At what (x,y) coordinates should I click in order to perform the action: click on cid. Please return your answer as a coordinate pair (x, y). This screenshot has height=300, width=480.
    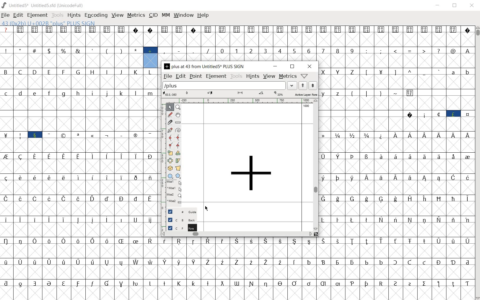
    Looking at the image, I should click on (153, 14).